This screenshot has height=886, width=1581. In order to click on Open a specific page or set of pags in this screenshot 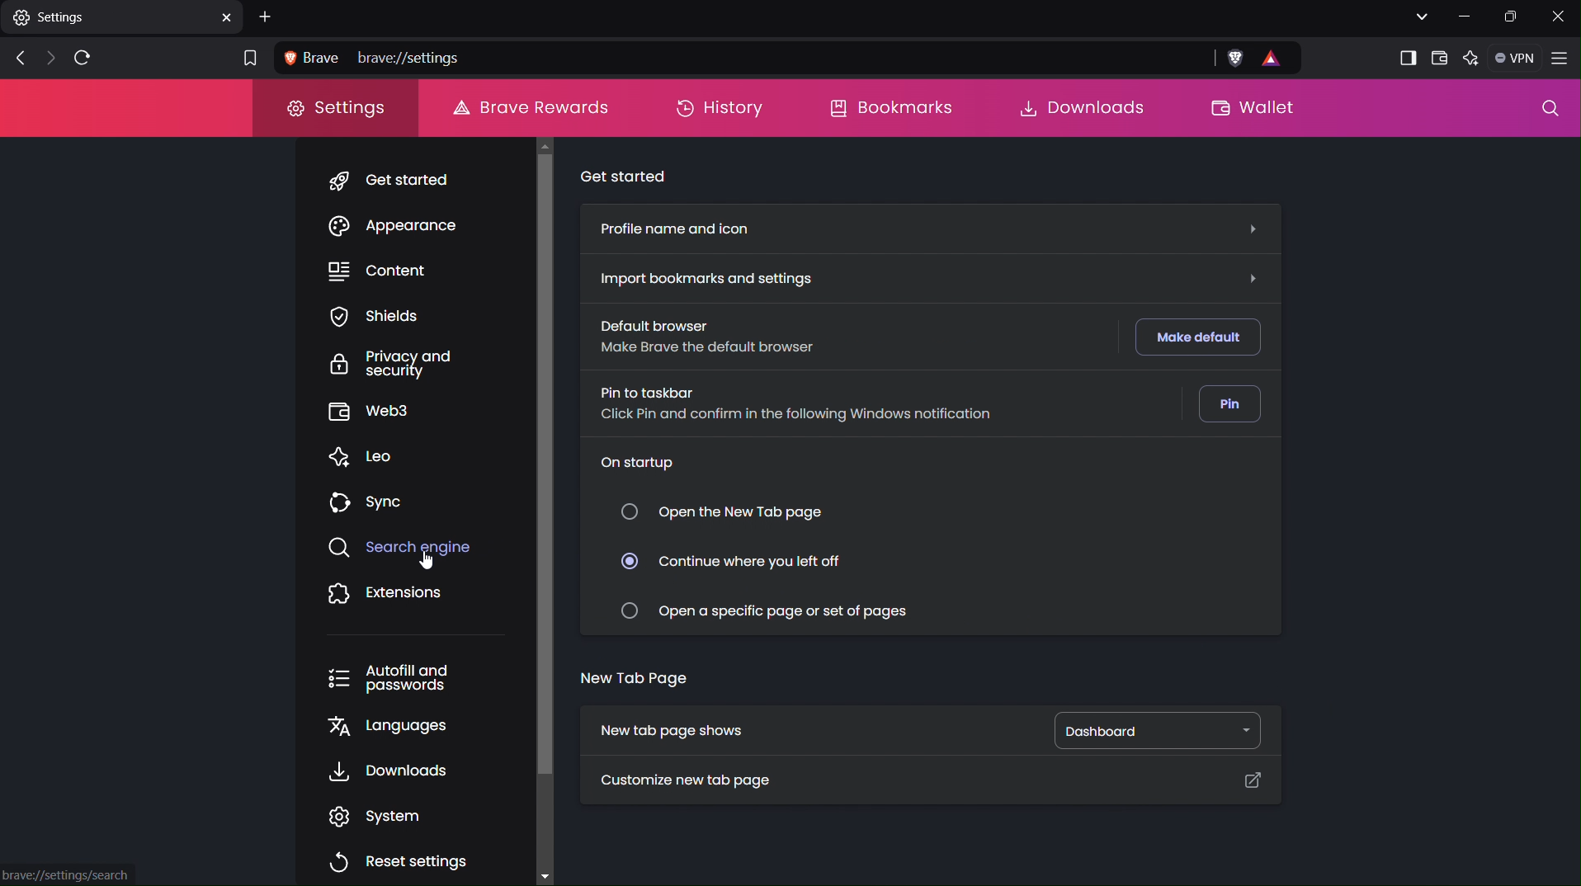, I will do `click(775, 610)`.